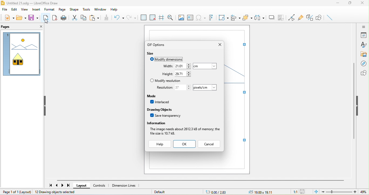  What do you see at coordinates (271, 18) in the screenshot?
I see `shadow` at bounding box center [271, 18].